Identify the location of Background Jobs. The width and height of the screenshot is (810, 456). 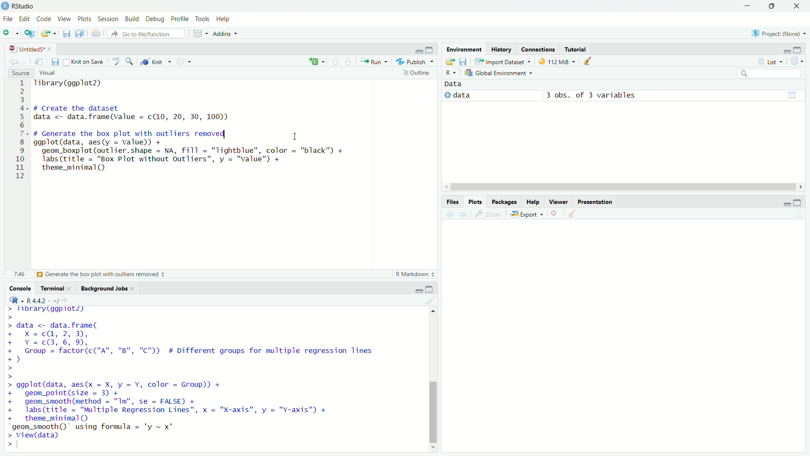
(109, 288).